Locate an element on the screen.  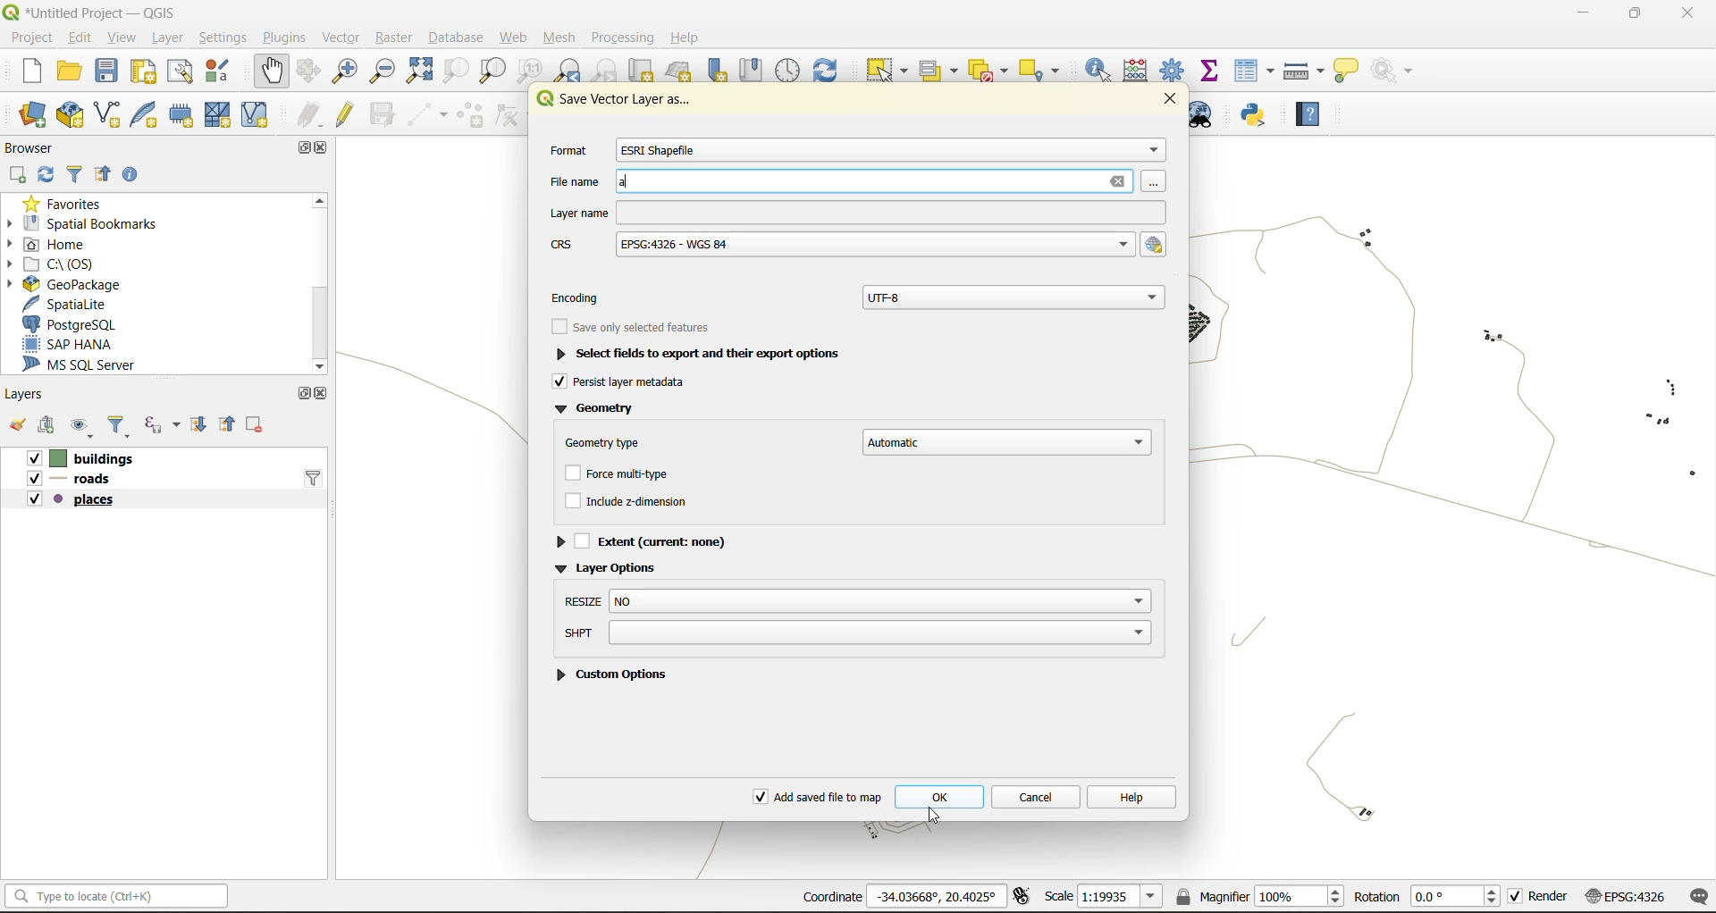
ms sql server is located at coordinates (90, 365).